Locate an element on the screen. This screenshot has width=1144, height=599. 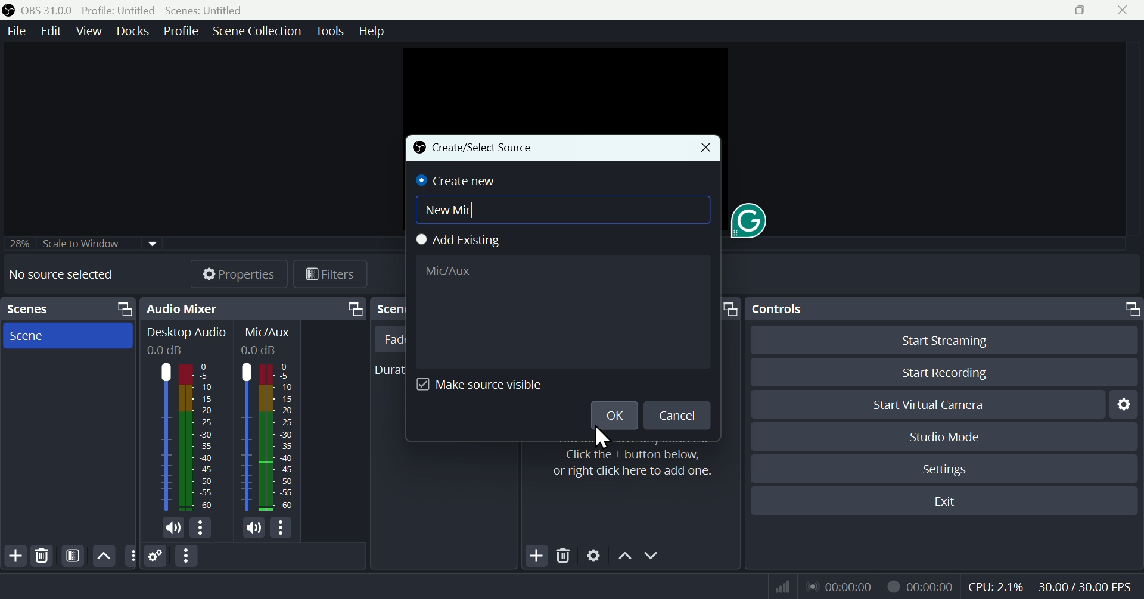
Live Status is located at coordinates (838, 585).